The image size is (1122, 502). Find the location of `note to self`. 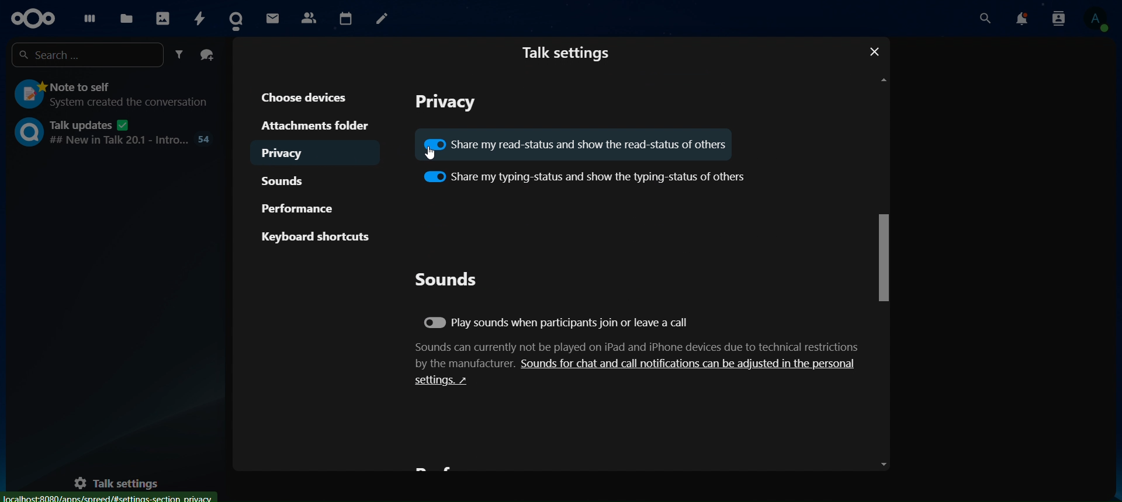

note to self is located at coordinates (110, 95).